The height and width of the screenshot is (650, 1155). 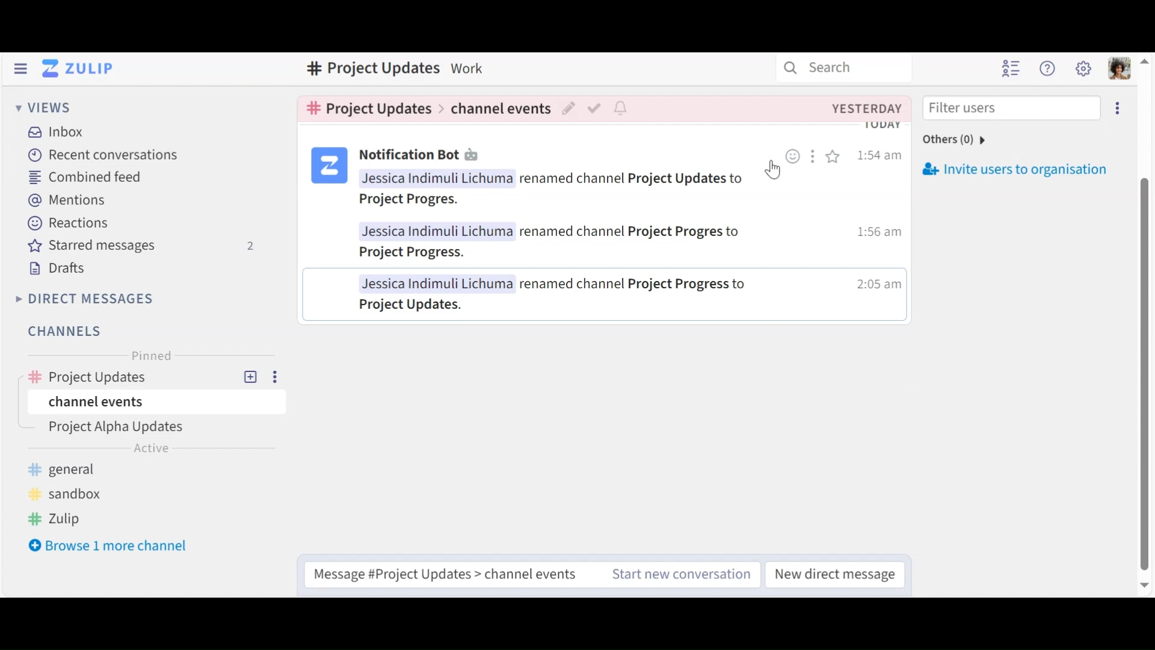 I want to click on Invite users to organisation, so click(x=1018, y=170).